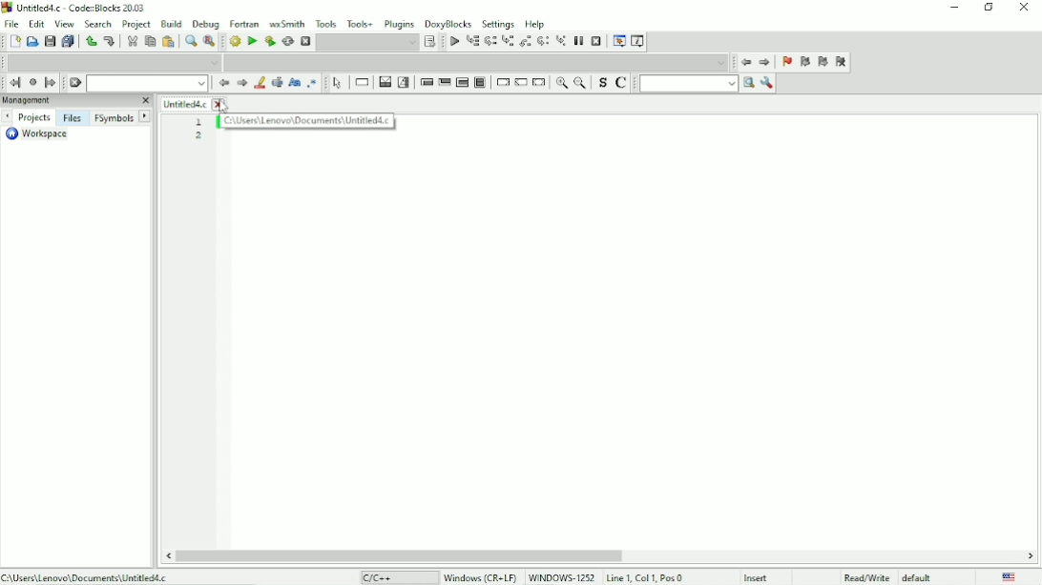 Image resolution: width=1042 pixels, height=585 pixels. Describe the element at coordinates (74, 83) in the screenshot. I see `Clear` at that location.